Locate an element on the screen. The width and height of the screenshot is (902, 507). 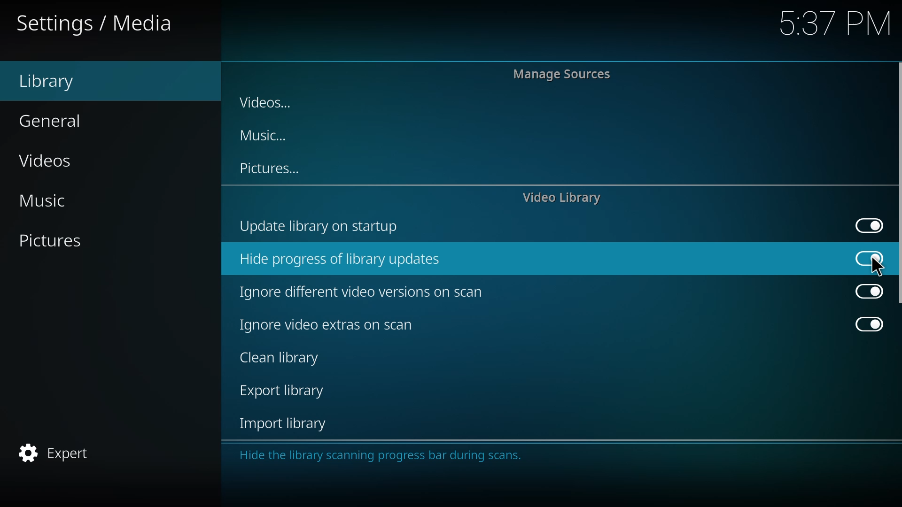
5.37 PM is located at coordinates (834, 26).